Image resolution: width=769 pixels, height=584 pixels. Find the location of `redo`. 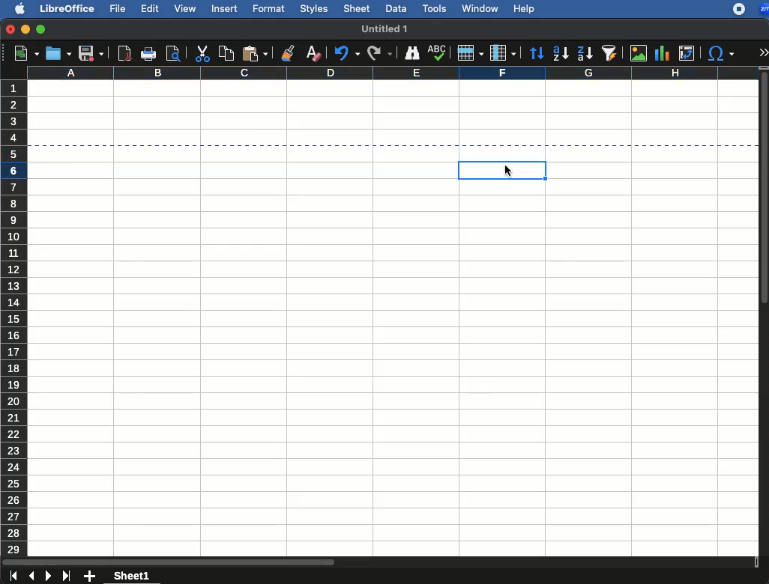

redo is located at coordinates (380, 52).